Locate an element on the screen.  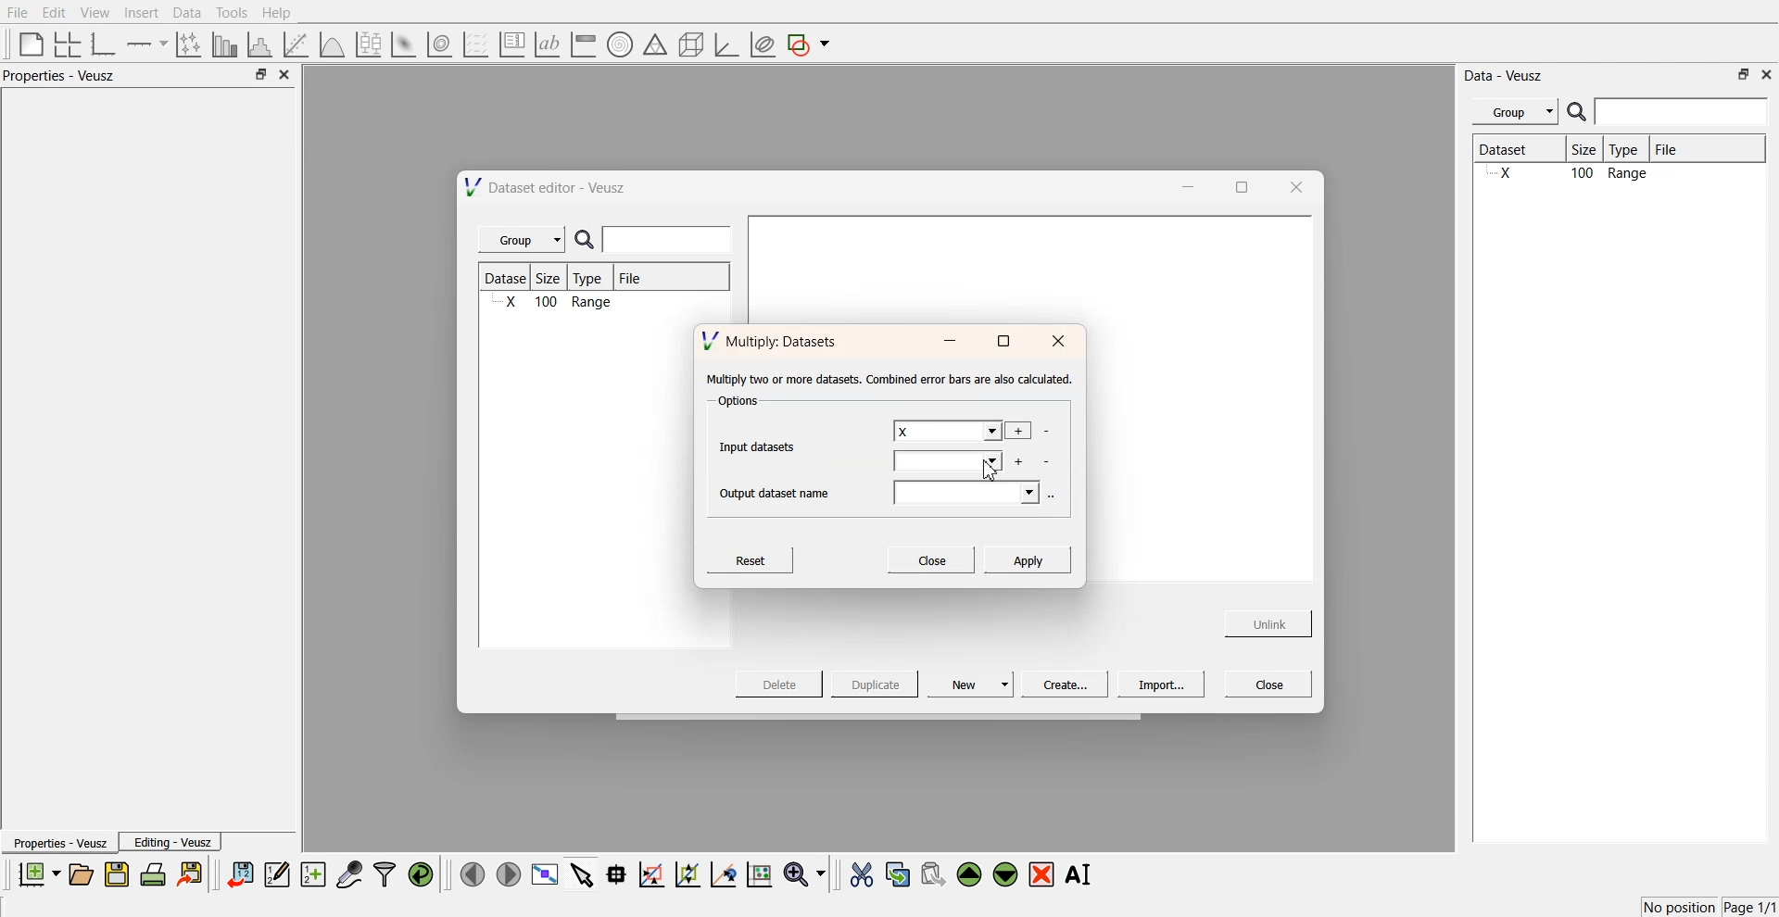
move right is located at coordinates (508, 873).